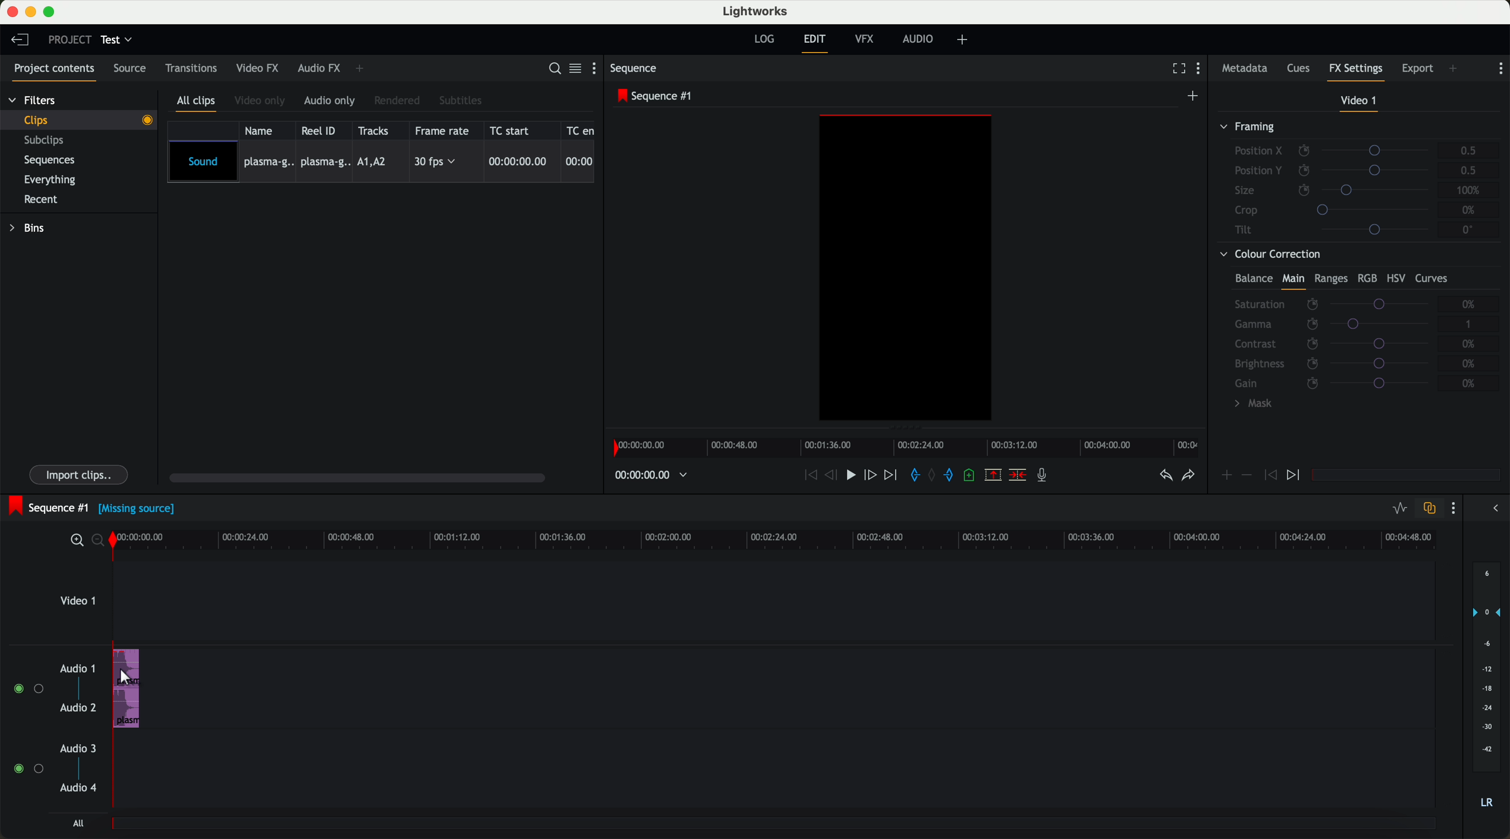  What do you see at coordinates (199, 103) in the screenshot?
I see `all clips` at bounding box center [199, 103].